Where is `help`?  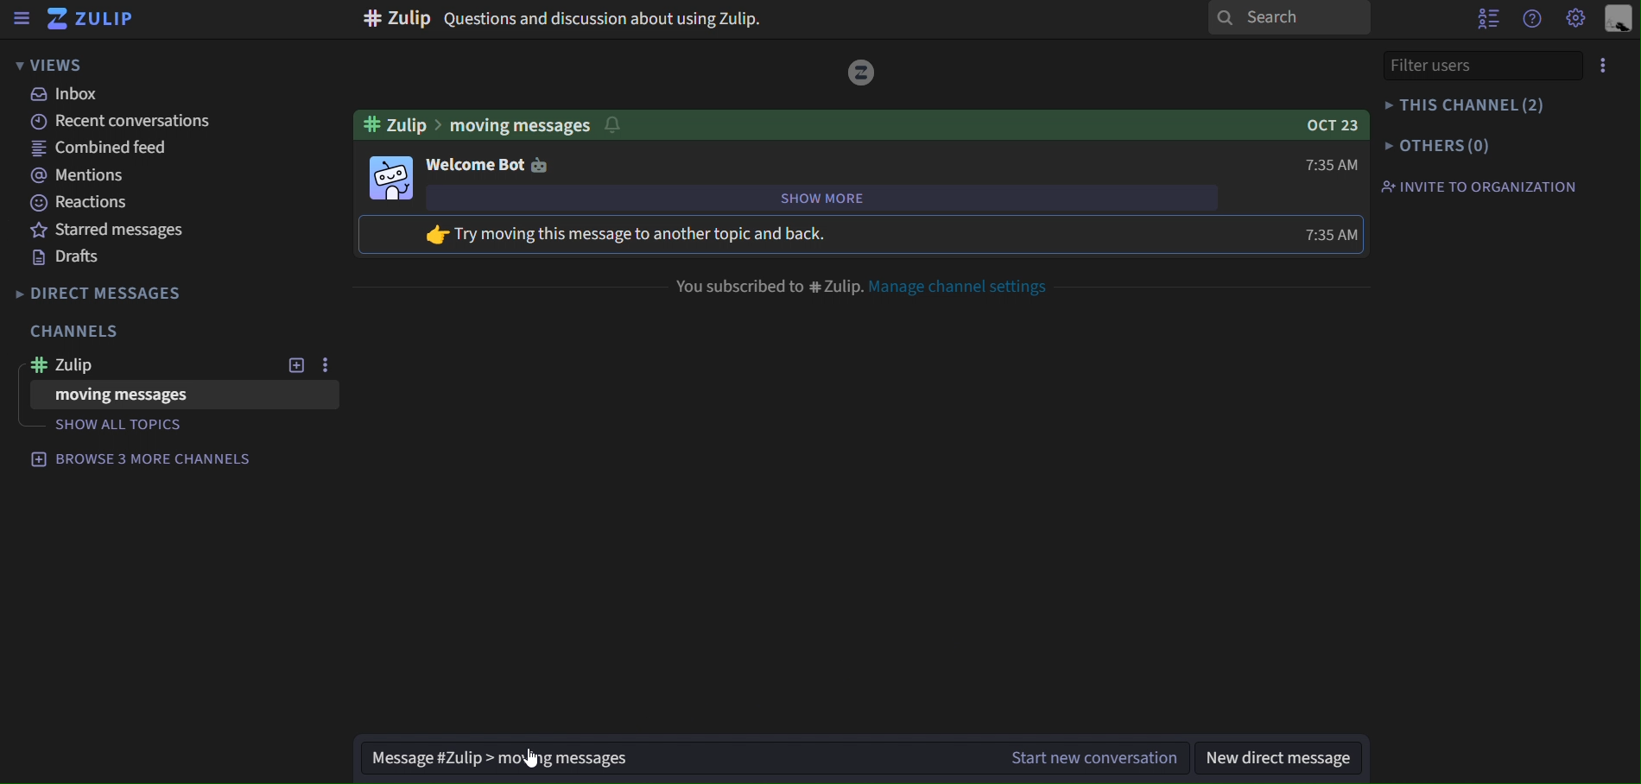
help is located at coordinates (1528, 20).